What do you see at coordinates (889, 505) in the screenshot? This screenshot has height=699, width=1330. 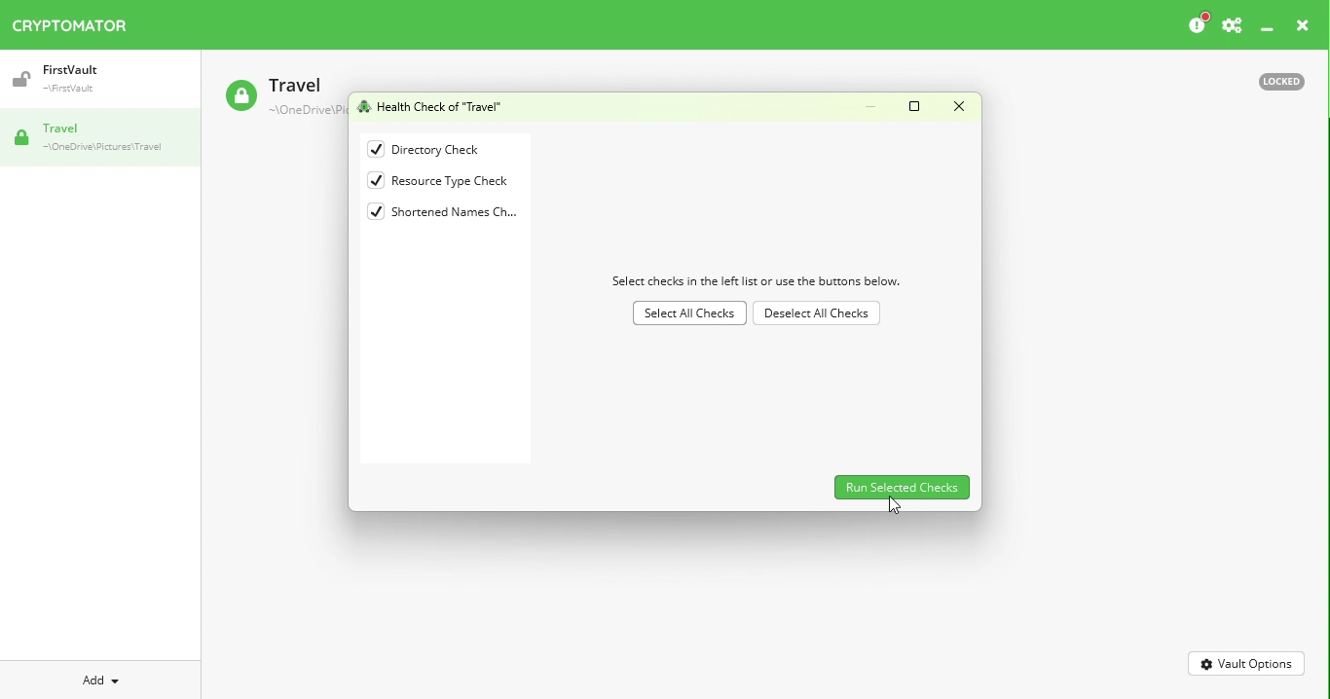 I see `Cursor` at bounding box center [889, 505].